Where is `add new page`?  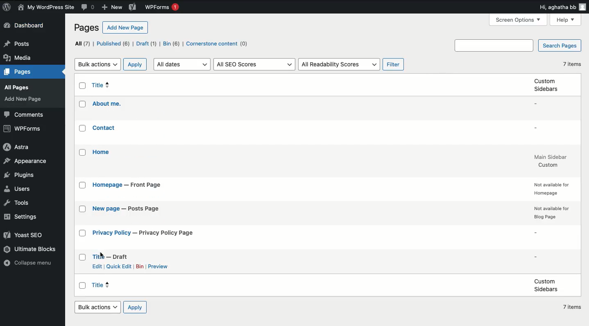 add new page is located at coordinates (23, 99).